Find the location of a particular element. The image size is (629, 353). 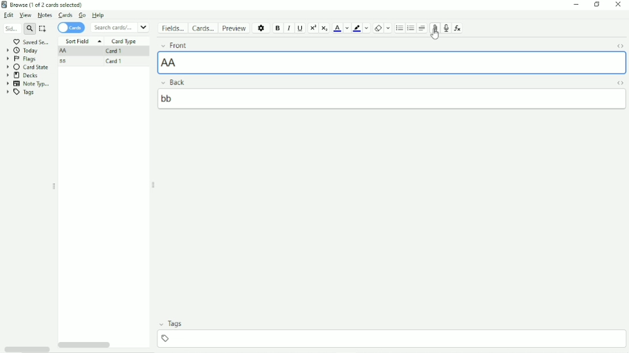

Cards is located at coordinates (65, 14).